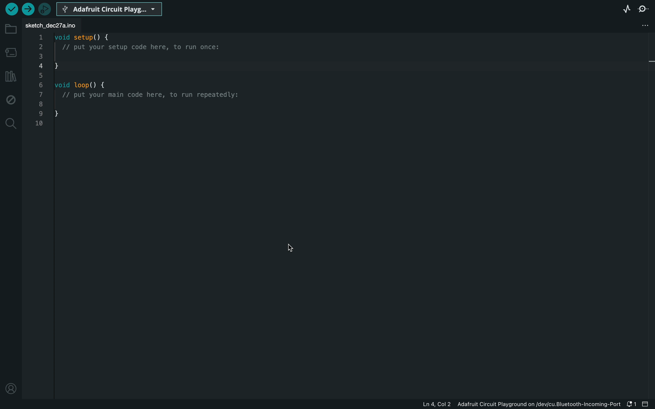 The image size is (655, 409). Describe the element at coordinates (631, 404) in the screenshot. I see `notification` at that location.